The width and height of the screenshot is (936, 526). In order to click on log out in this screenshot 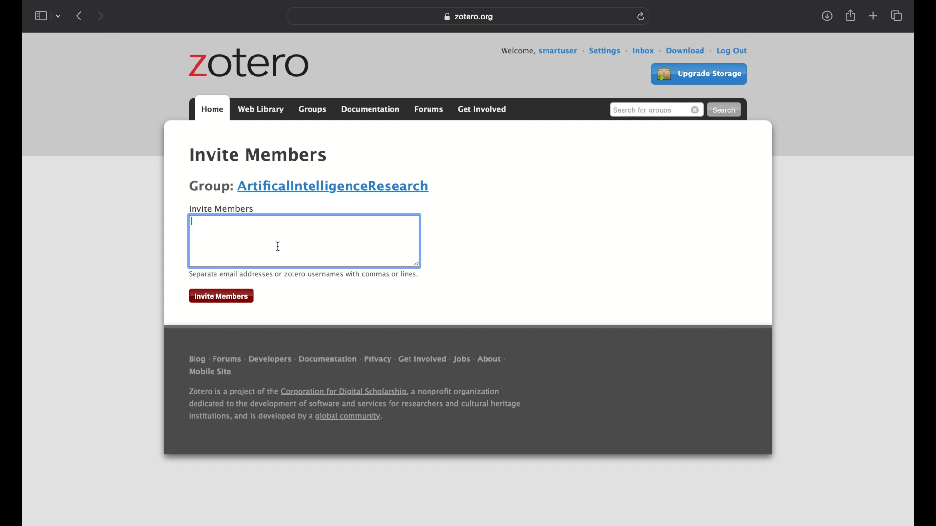, I will do `click(734, 51)`.